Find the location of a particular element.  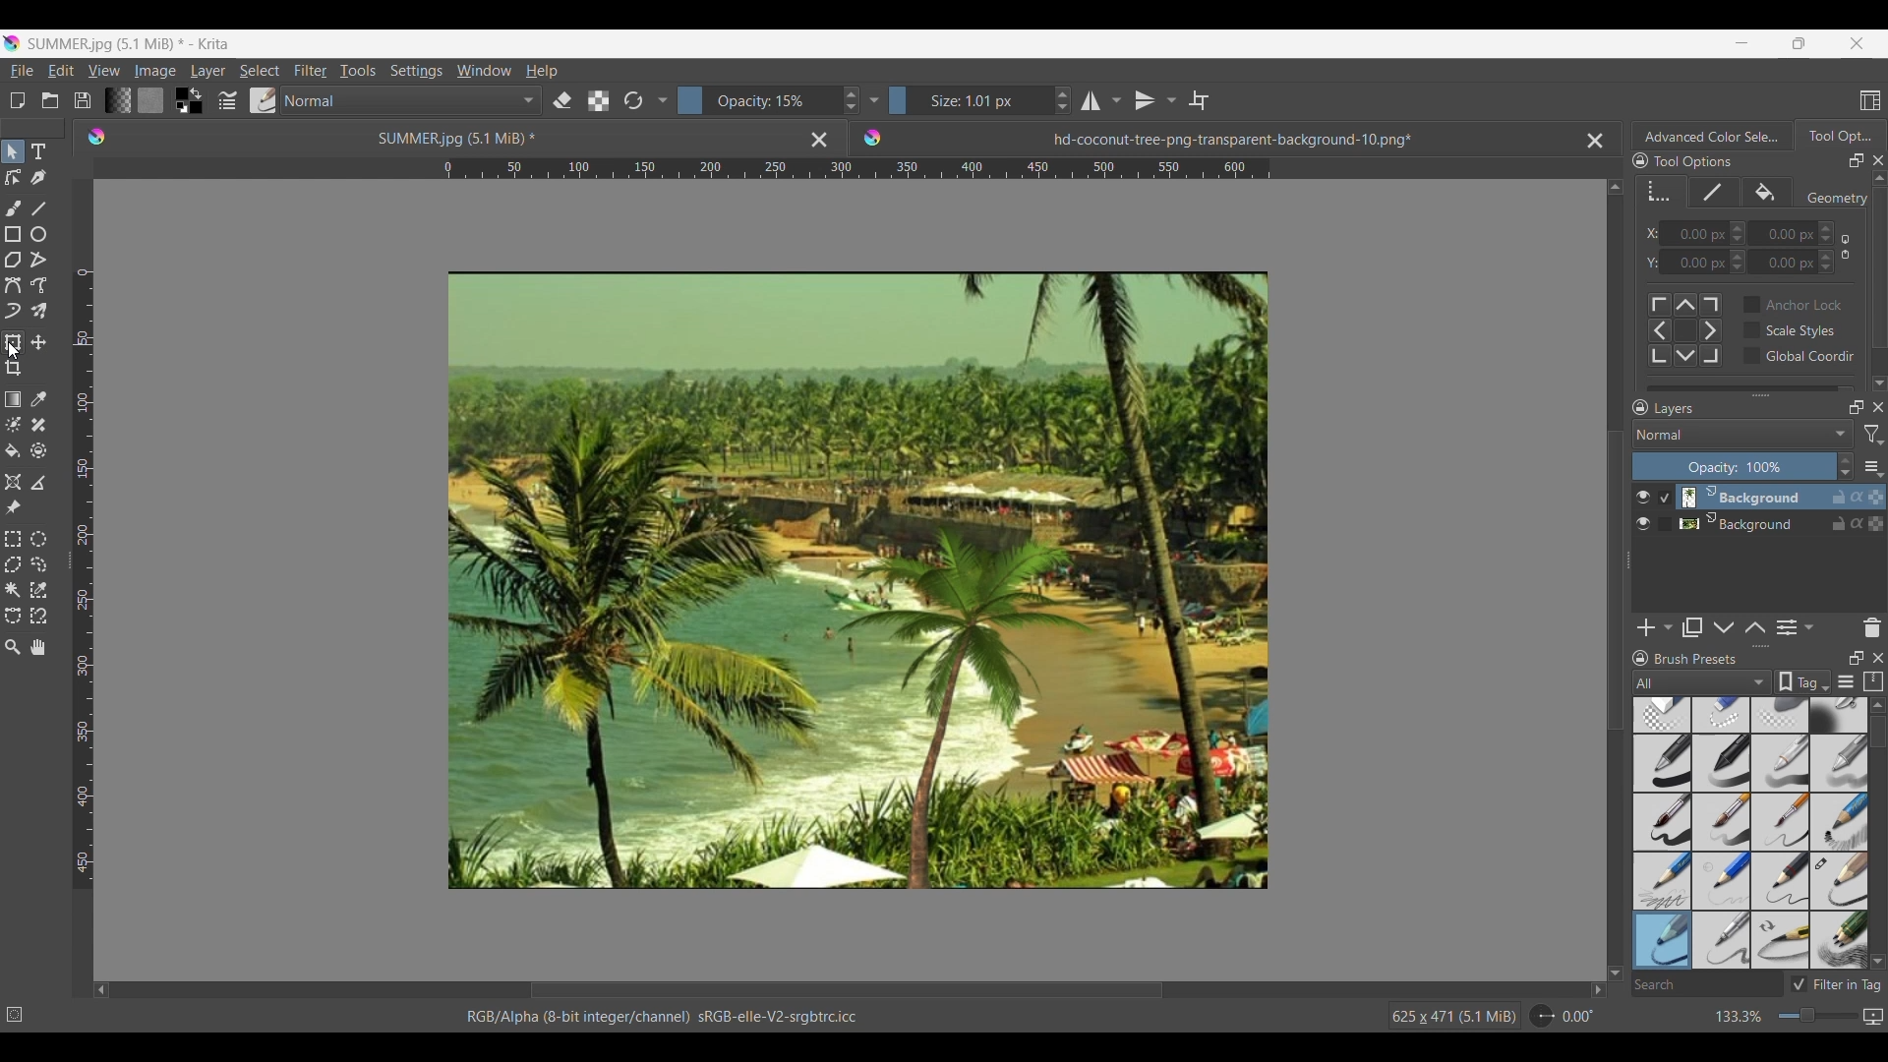

Line tool is located at coordinates (37, 208).